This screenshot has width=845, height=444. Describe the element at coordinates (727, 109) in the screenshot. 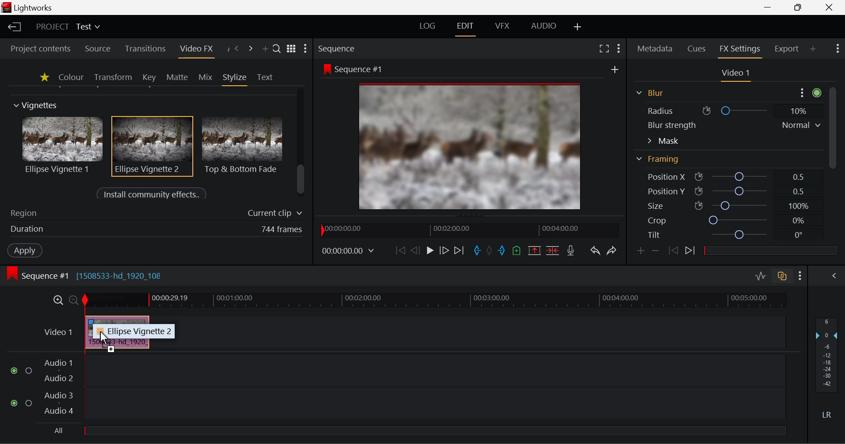

I see `Radius ® O 10%` at that location.